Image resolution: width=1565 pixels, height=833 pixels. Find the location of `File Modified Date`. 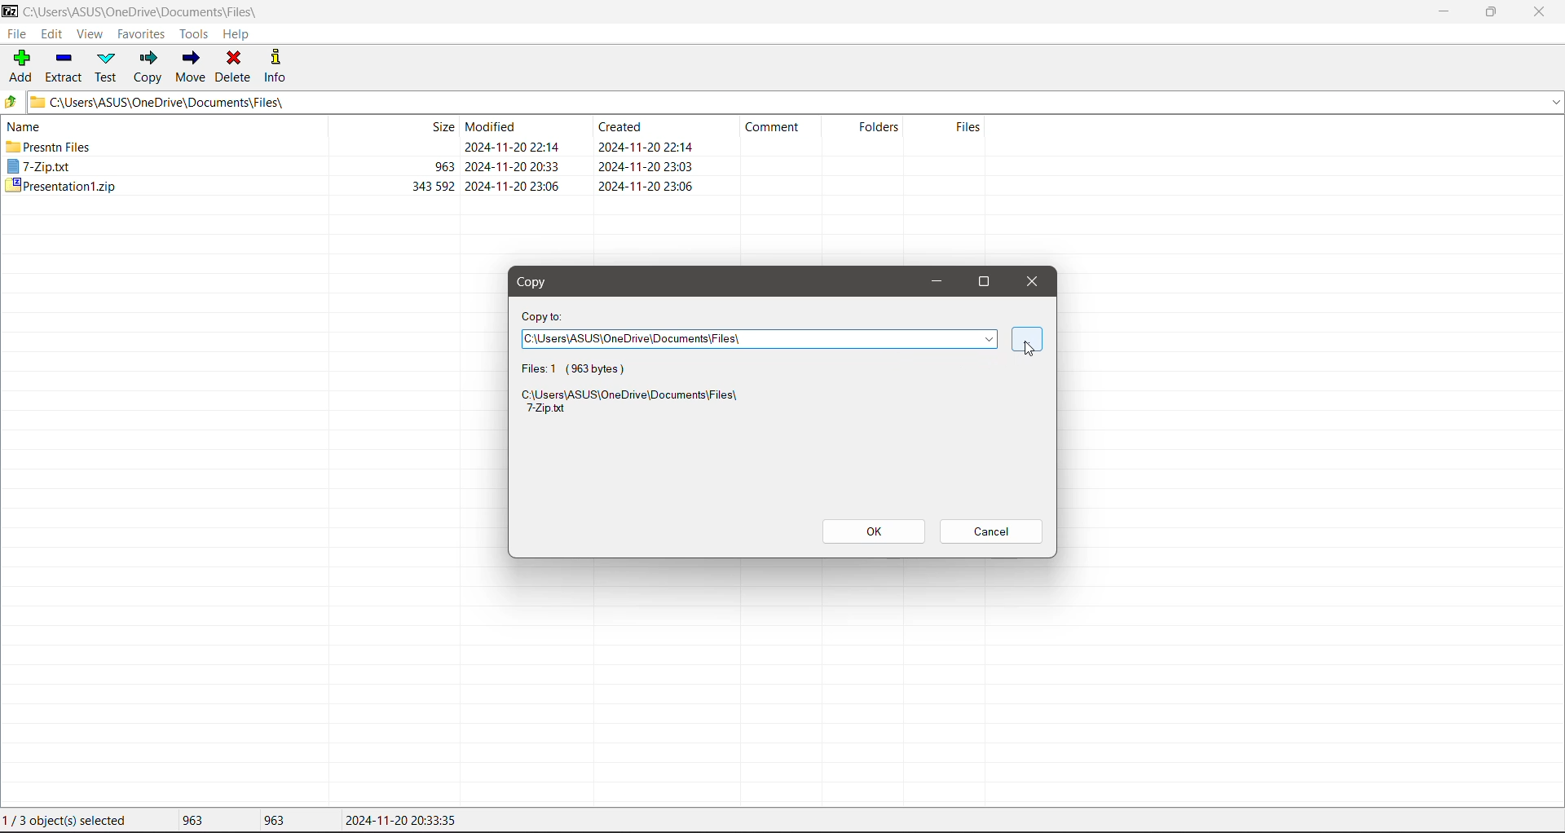

File Modified Date is located at coordinates (515, 156).